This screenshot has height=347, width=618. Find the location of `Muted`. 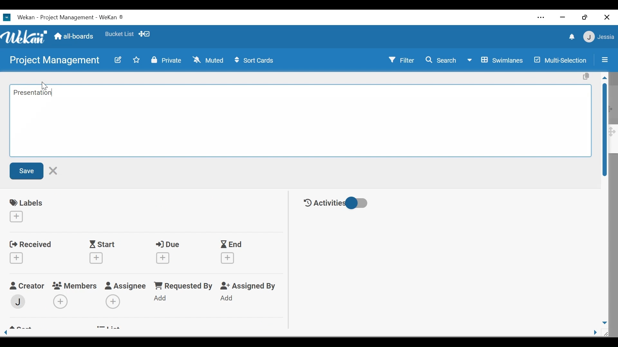

Muted is located at coordinates (208, 60).